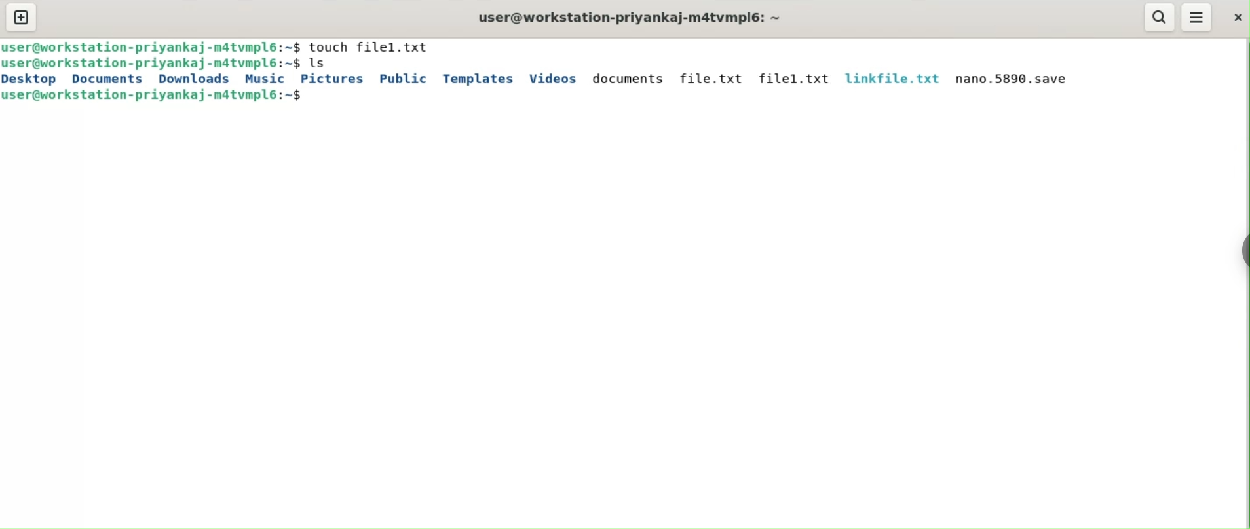  Describe the element at coordinates (892, 79) in the screenshot. I see `linkfile.txt` at that location.